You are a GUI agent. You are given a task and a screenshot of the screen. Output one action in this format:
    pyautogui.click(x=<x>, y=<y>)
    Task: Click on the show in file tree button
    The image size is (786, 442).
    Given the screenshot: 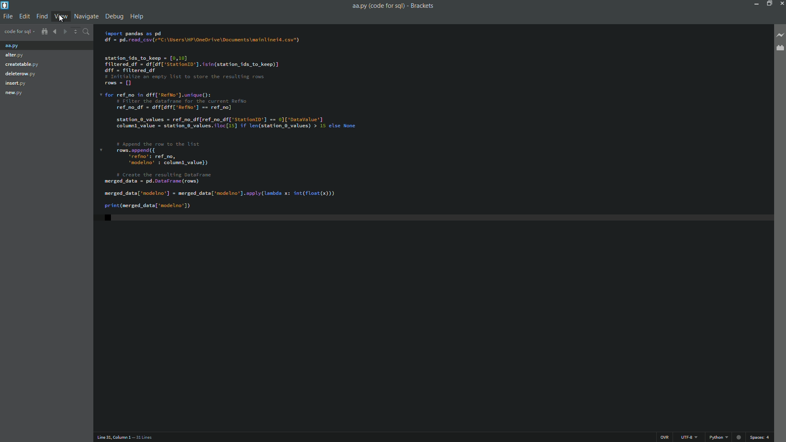 What is the action you would take?
    pyautogui.click(x=41, y=31)
    